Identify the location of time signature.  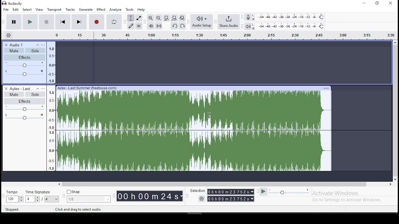
(43, 197).